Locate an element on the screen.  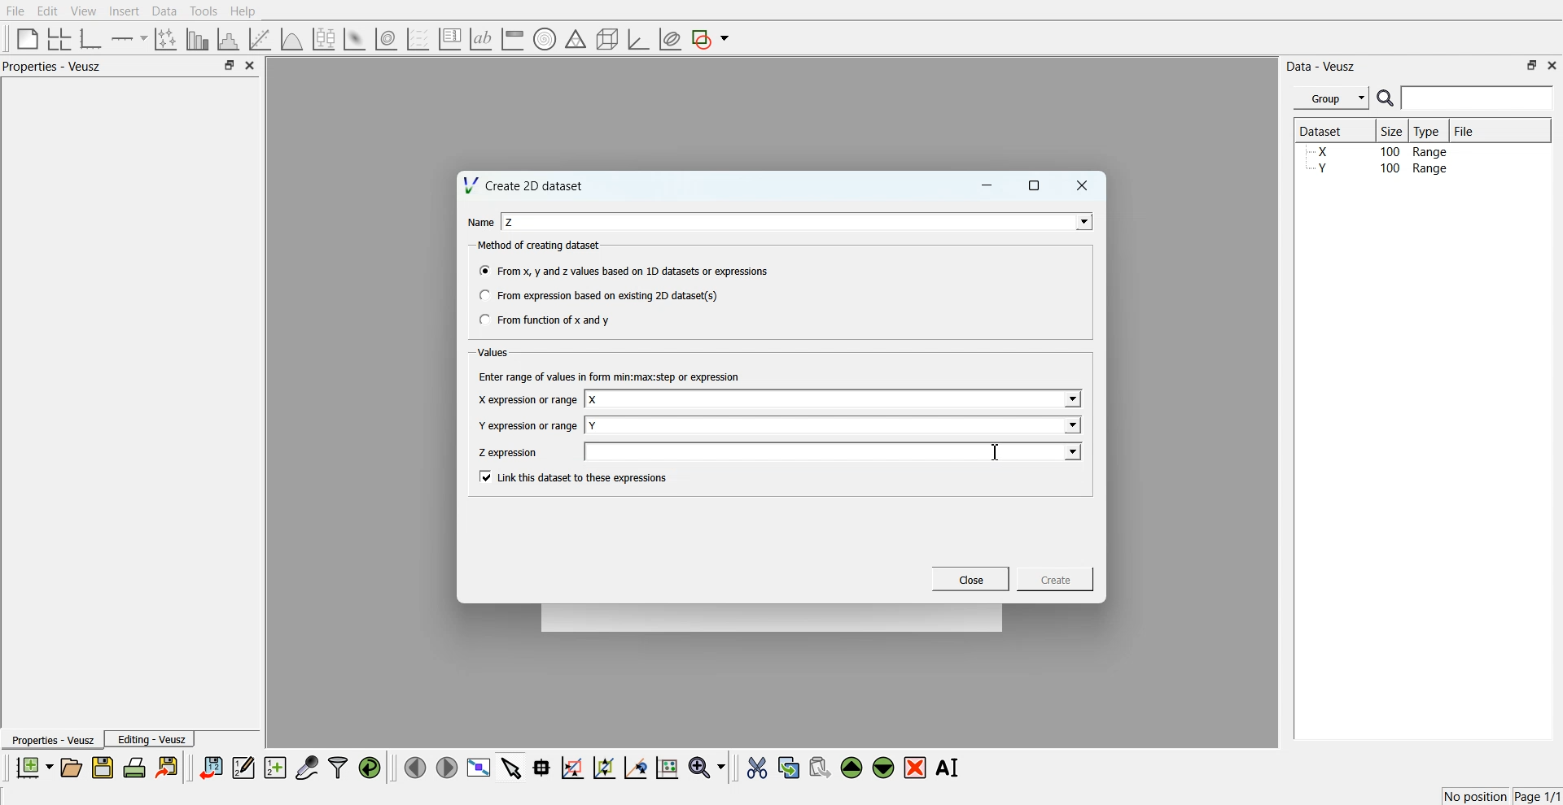
Properties - Veusz is located at coordinates (52, 66).